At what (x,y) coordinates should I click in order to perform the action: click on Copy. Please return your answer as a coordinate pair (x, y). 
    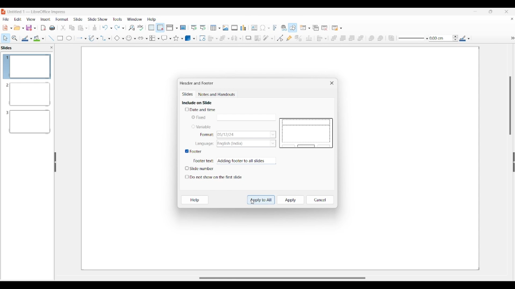
    Looking at the image, I should click on (71, 27).